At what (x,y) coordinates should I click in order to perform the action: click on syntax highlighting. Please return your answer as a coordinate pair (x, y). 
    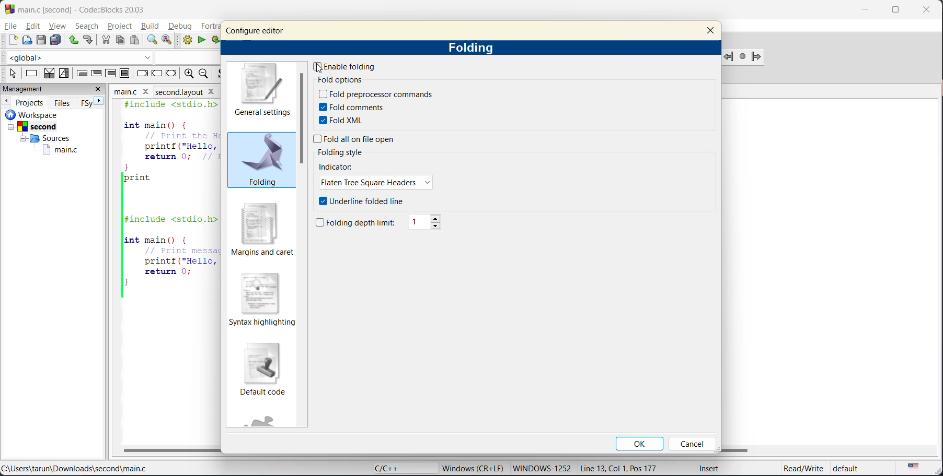
    Looking at the image, I should click on (264, 300).